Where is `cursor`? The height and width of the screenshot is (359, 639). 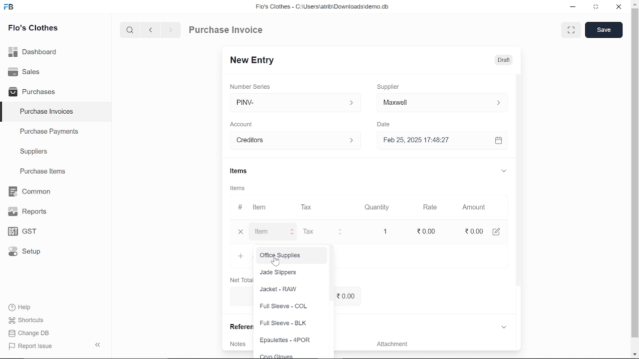
cursor is located at coordinates (277, 262).